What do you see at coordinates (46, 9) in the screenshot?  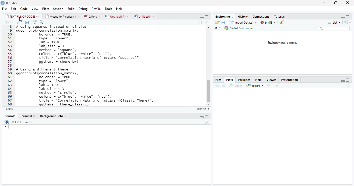 I see `Plots` at bounding box center [46, 9].